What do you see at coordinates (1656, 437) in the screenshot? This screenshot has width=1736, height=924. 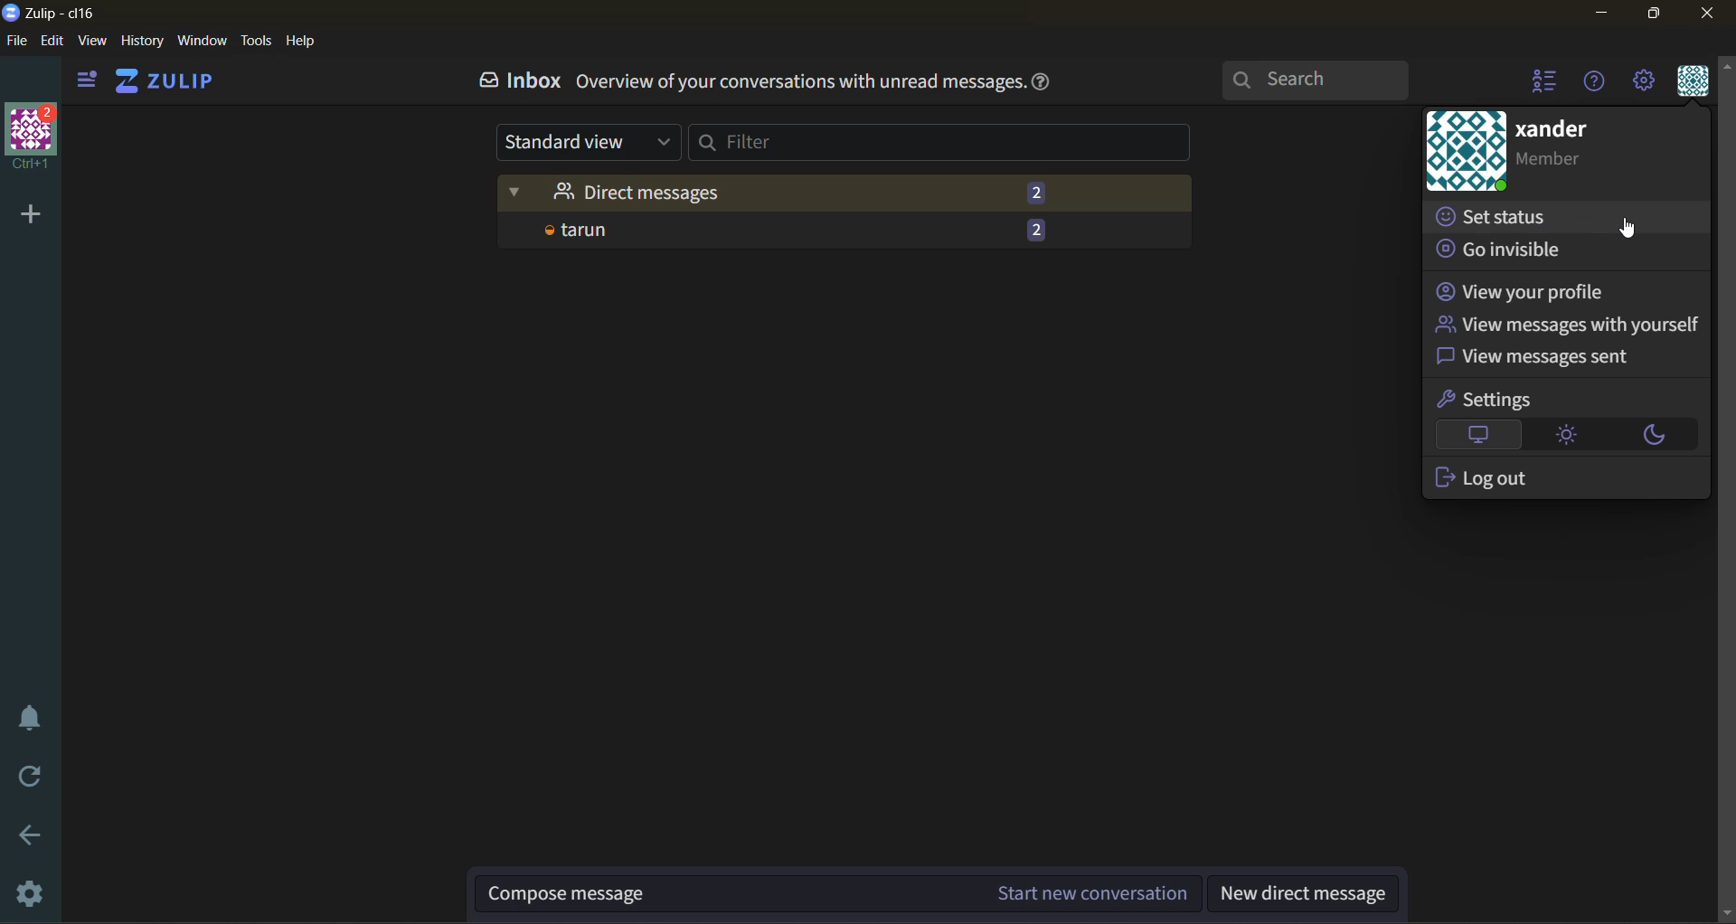 I see `dark theme` at bounding box center [1656, 437].